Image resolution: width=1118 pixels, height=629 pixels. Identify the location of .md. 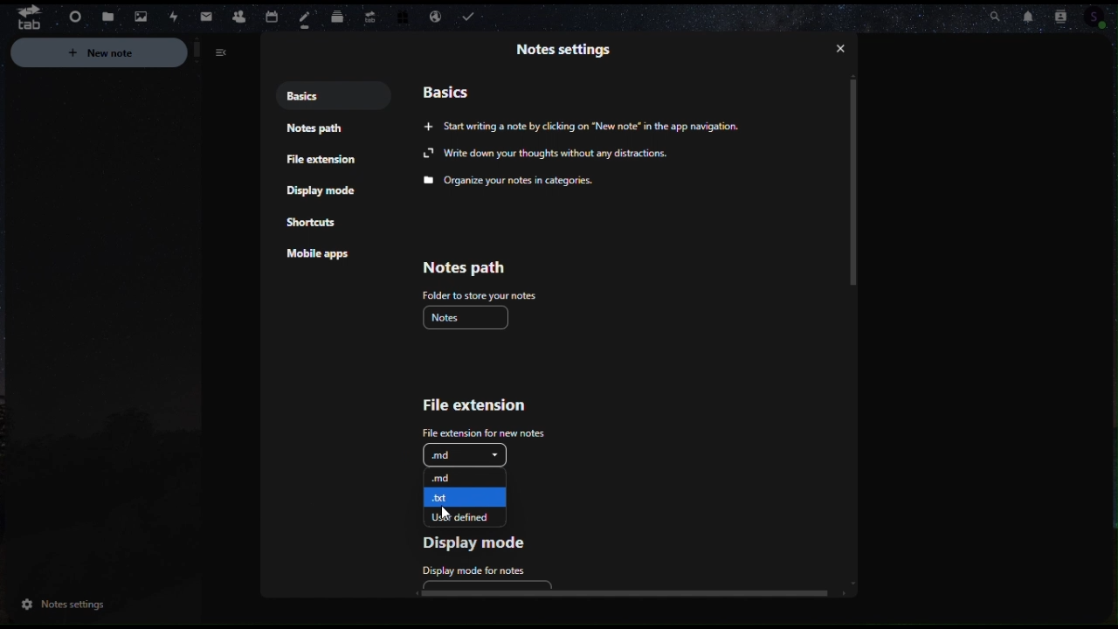
(466, 476).